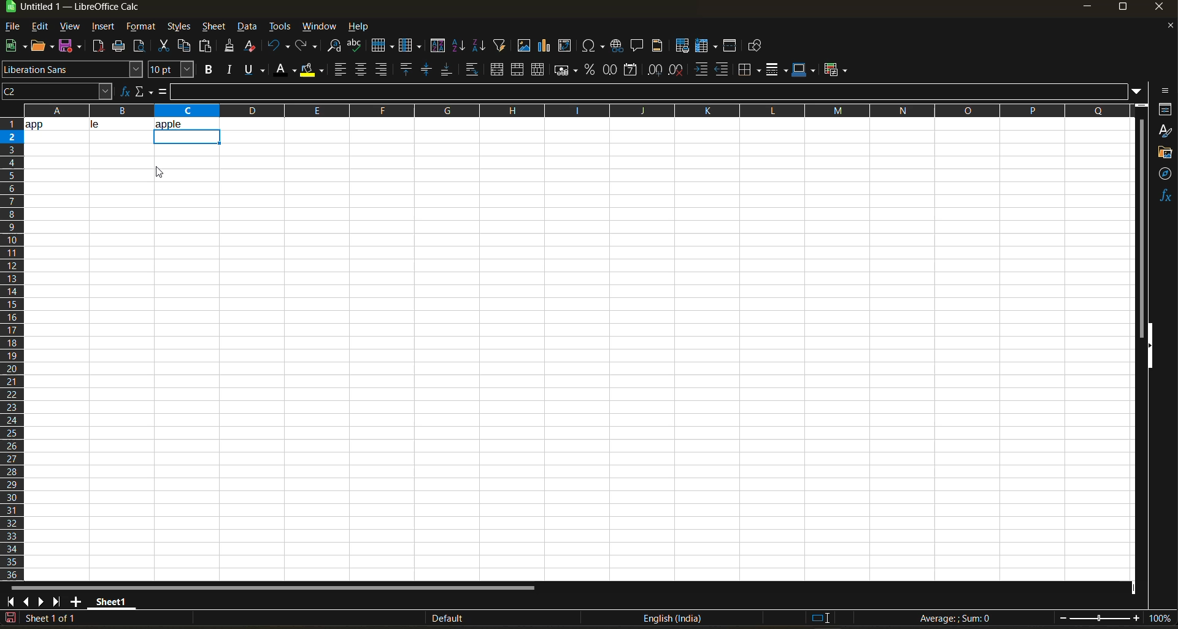 Image resolution: width=1178 pixels, height=629 pixels. What do you see at coordinates (248, 27) in the screenshot?
I see `data` at bounding box center [248, 27].